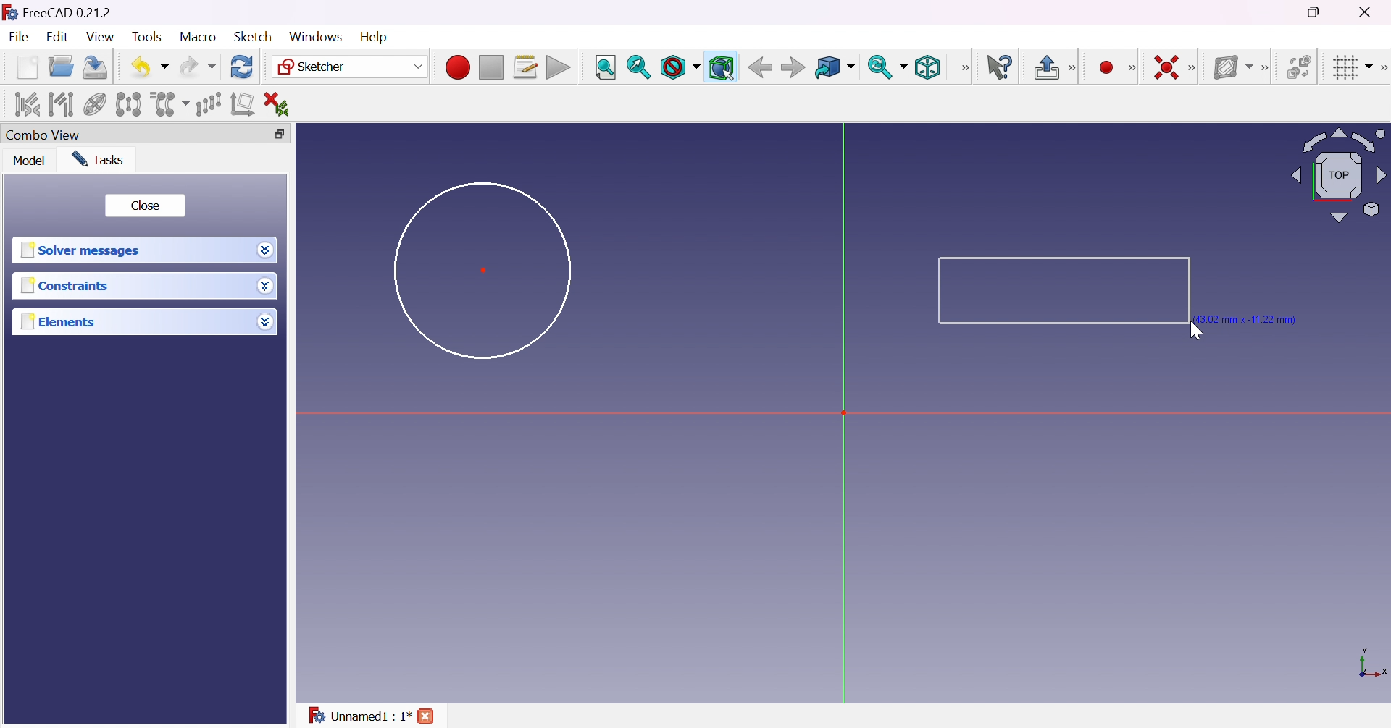 The height and width of the screenshot is (728, 1391). What do you see at coordinates (1064, 290) in the screenshot?
I see `Rectangle` at bounding box center [1064, 290].